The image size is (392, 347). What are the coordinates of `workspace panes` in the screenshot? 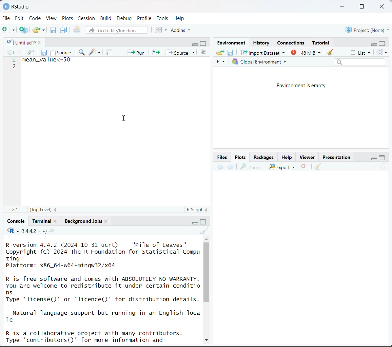 It's located at (161, 30).